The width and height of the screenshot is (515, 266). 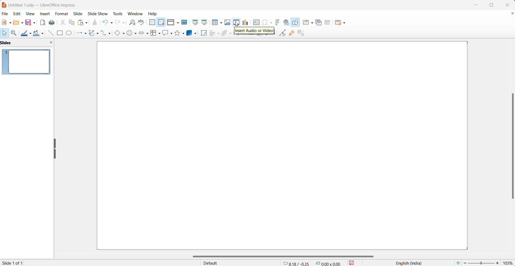 What do you see at coordinates (78, 34) in the screenshot?
I see `lines and arrow` at bounding box center [78, 34].